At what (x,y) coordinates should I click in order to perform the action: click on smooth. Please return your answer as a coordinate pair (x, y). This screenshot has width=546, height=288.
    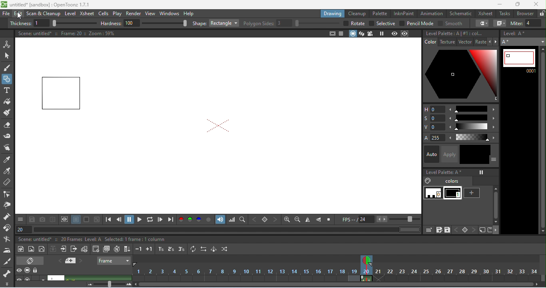
    Looking at the image, I should click on (449, 24).